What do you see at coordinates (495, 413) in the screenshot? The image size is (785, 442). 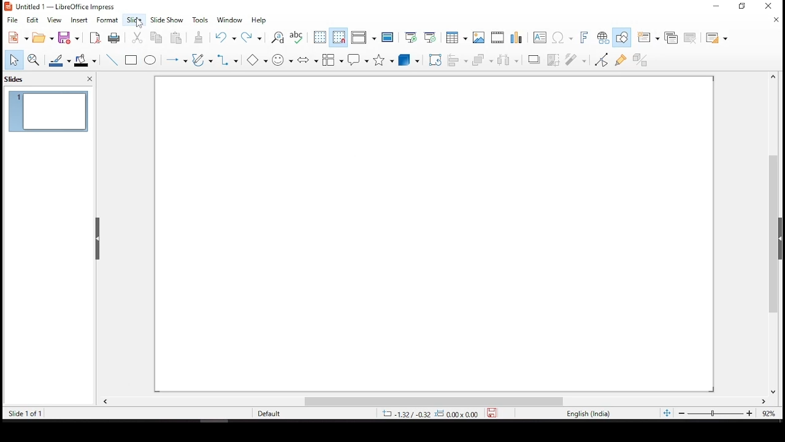 I see `save` at bounding box center [495, 413].